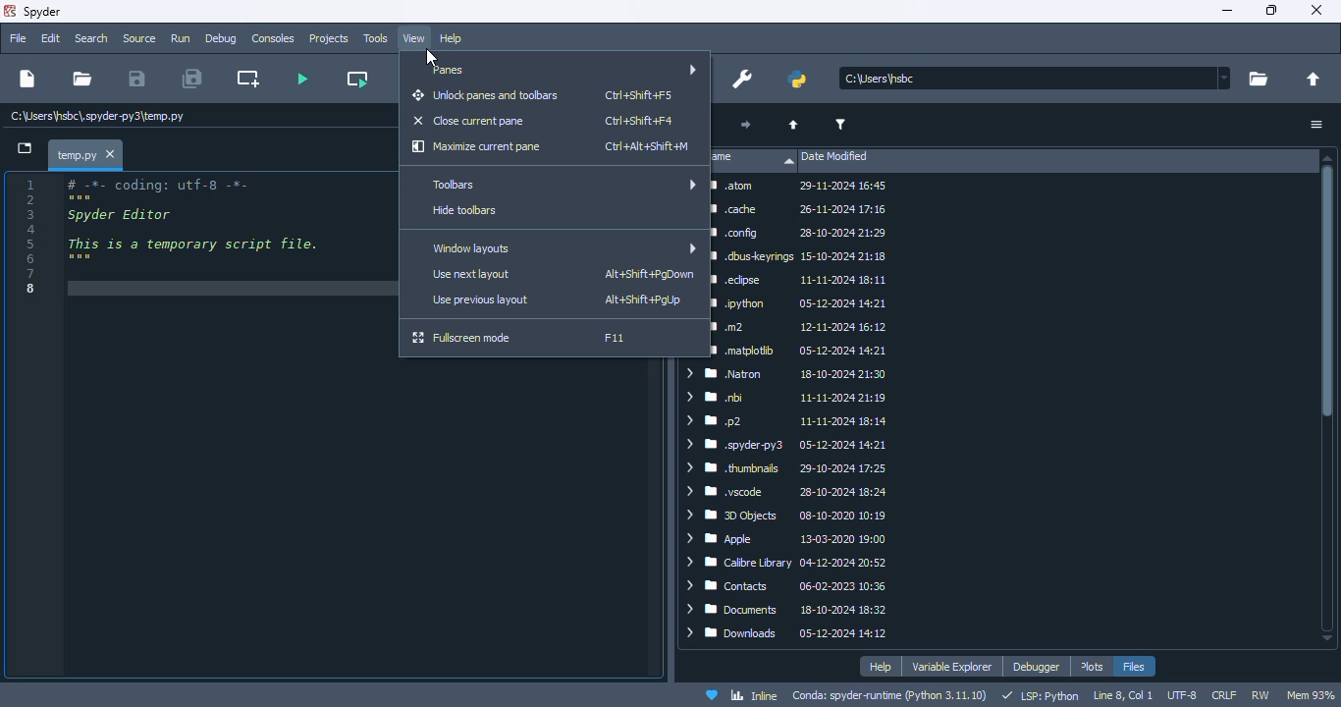 This screenshot has width=1341, height=707. What do you see at coordinates (791, 492) in the screenshot?
I see `.vscode` at bounding box center [791, 492].